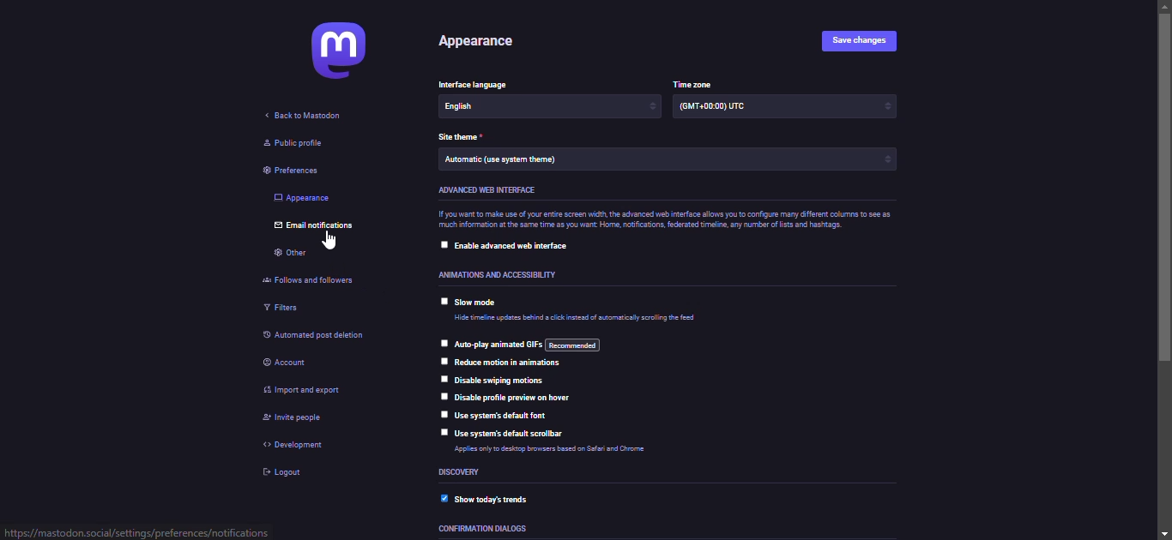 The image size is (1172, 540). I want to click on automated post deletion, so click(329, 337).